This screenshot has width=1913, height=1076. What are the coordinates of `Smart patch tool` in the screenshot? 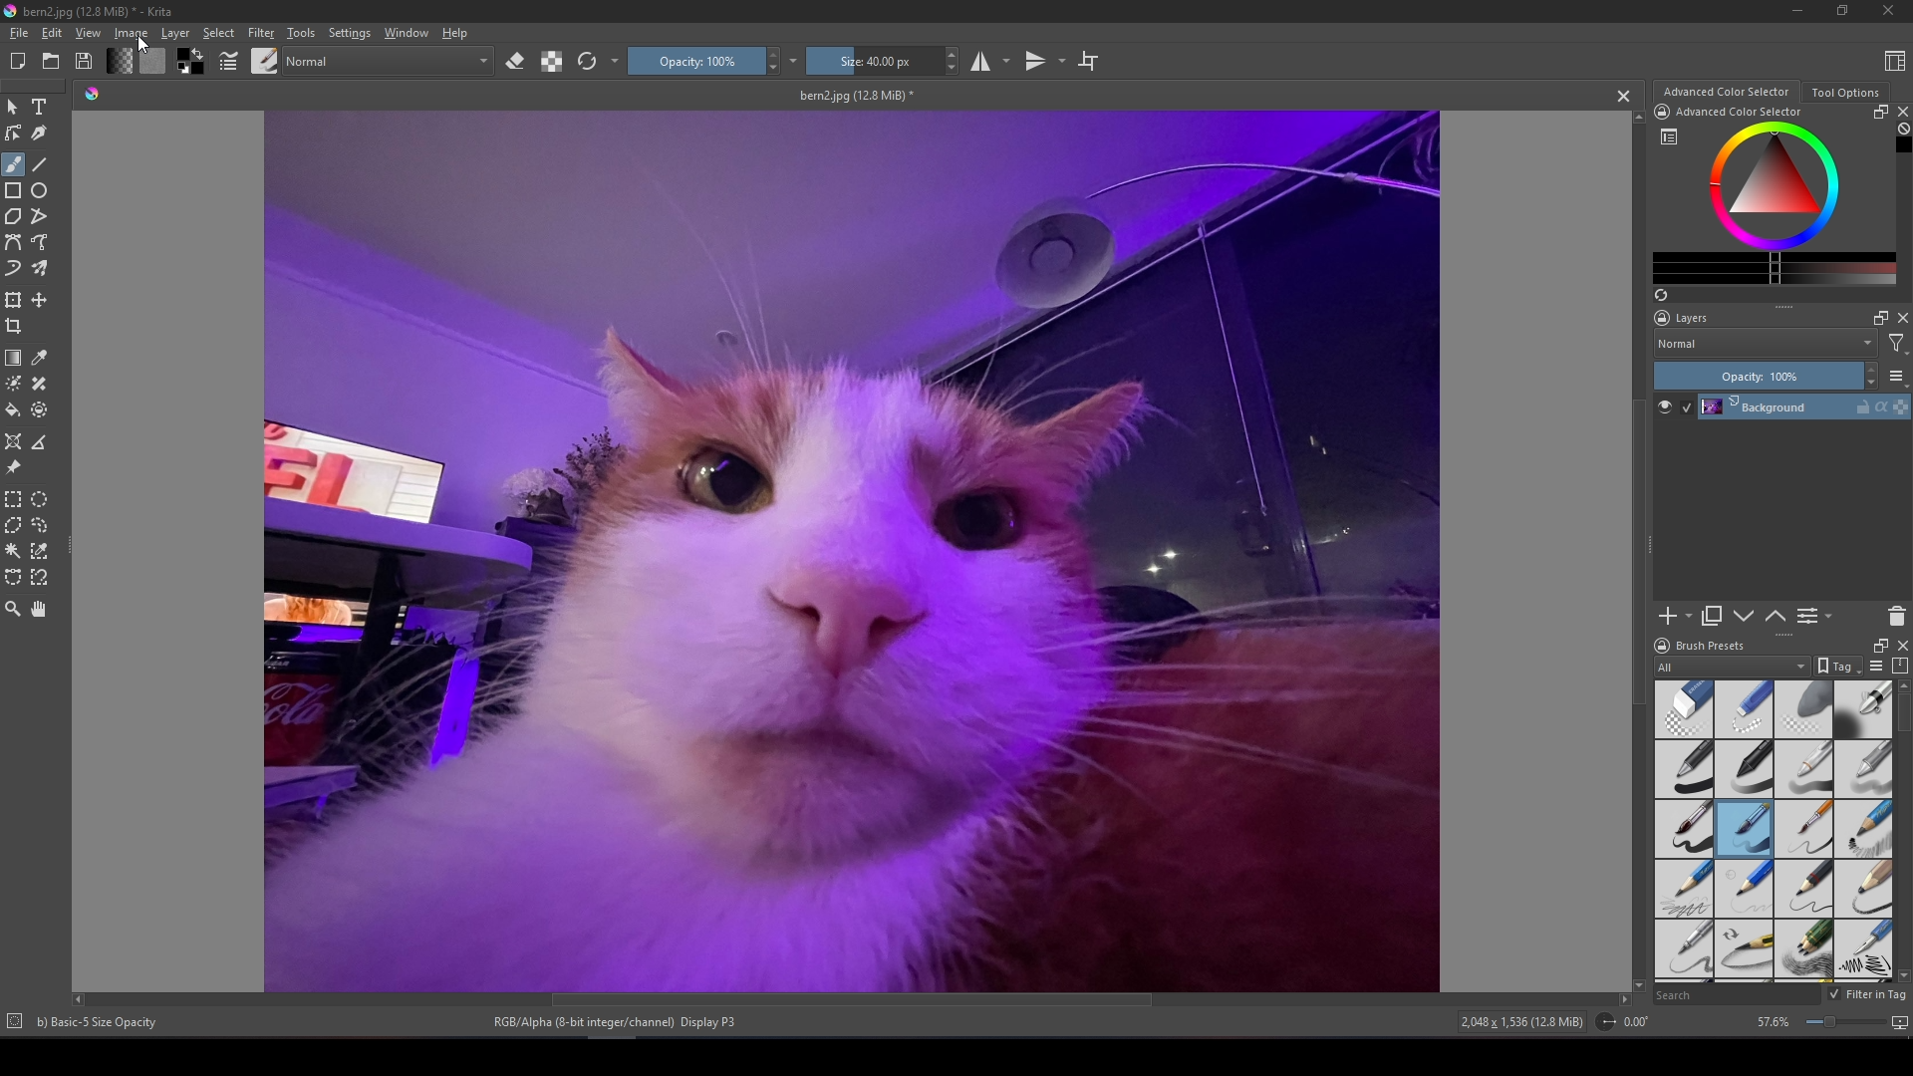 It's located at (40, 384).